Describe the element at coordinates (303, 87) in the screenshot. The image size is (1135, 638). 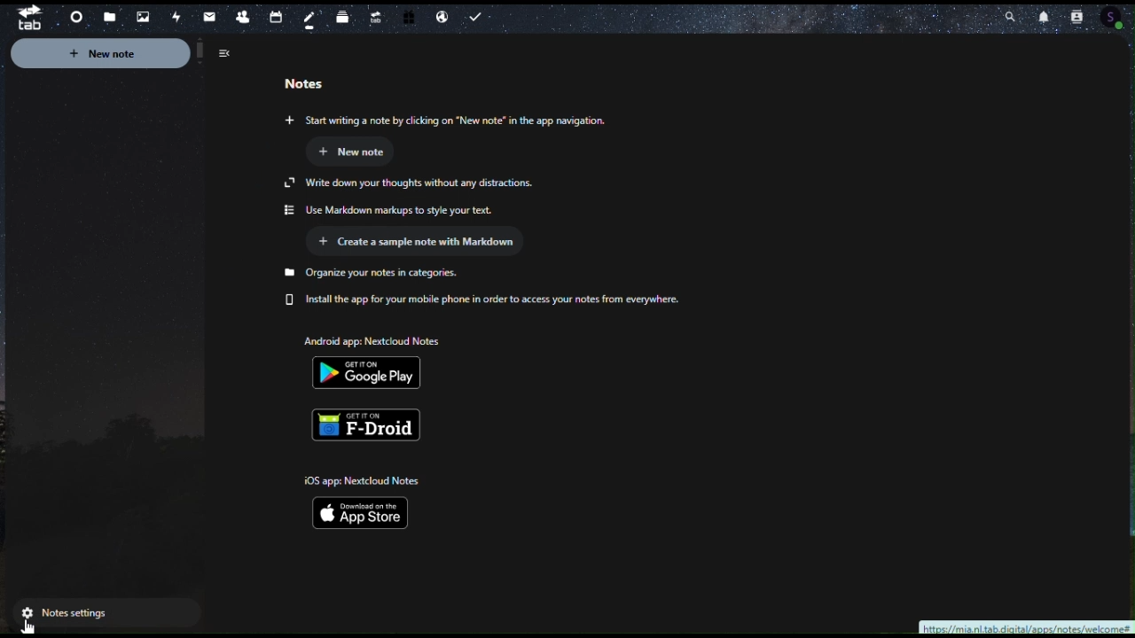
I see `Notes` at that location.